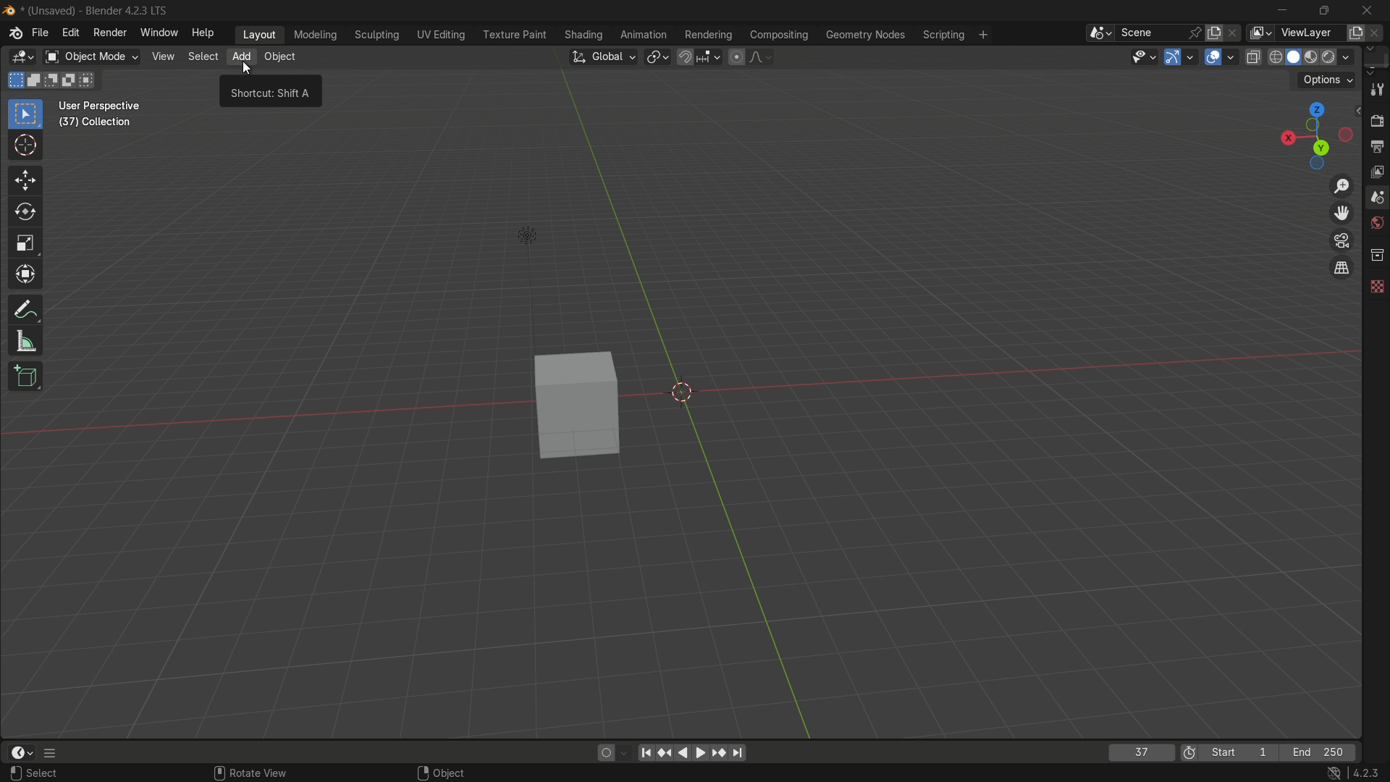  I want to click on annotate, so click(26, 311).